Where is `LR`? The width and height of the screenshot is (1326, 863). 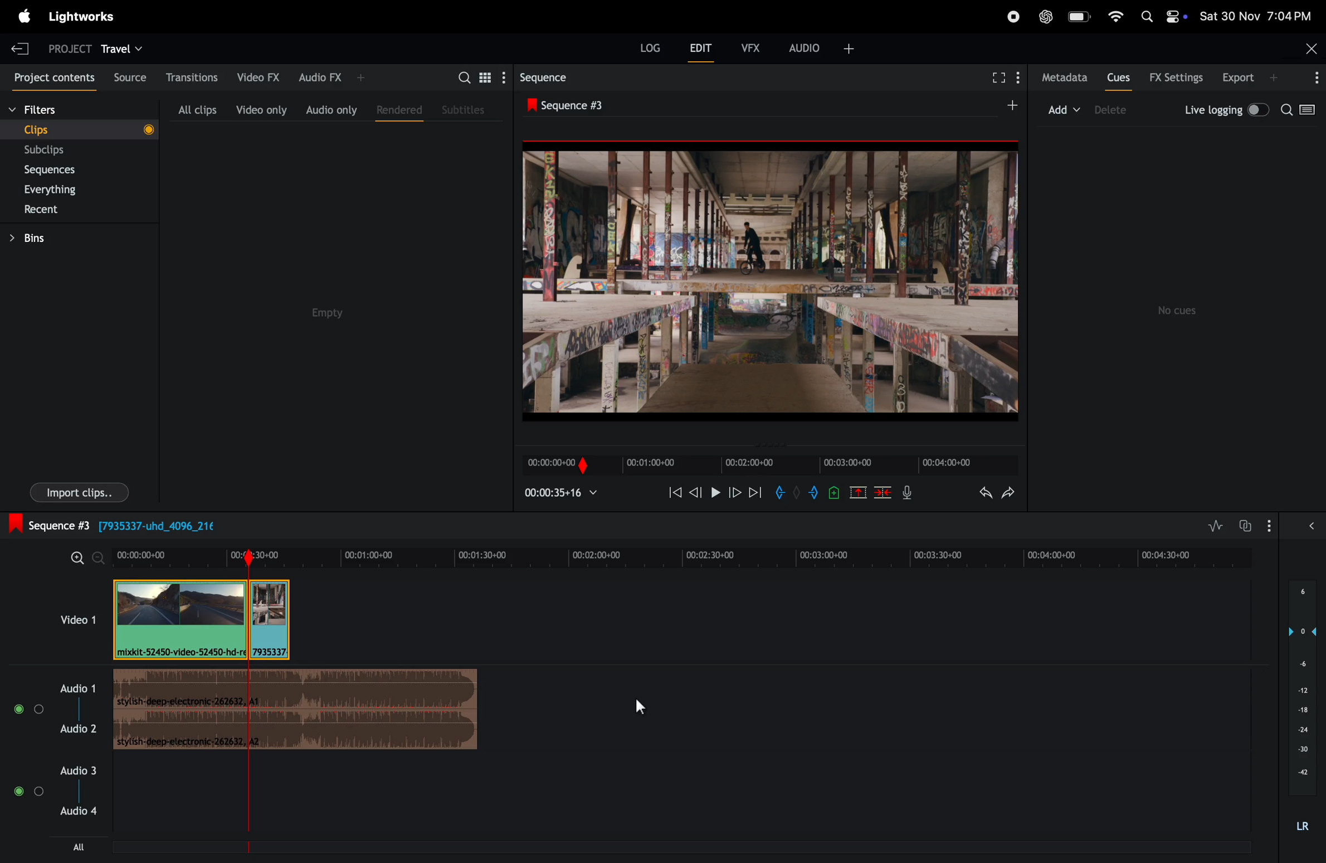
LR is located at coordinates (1302, 818).